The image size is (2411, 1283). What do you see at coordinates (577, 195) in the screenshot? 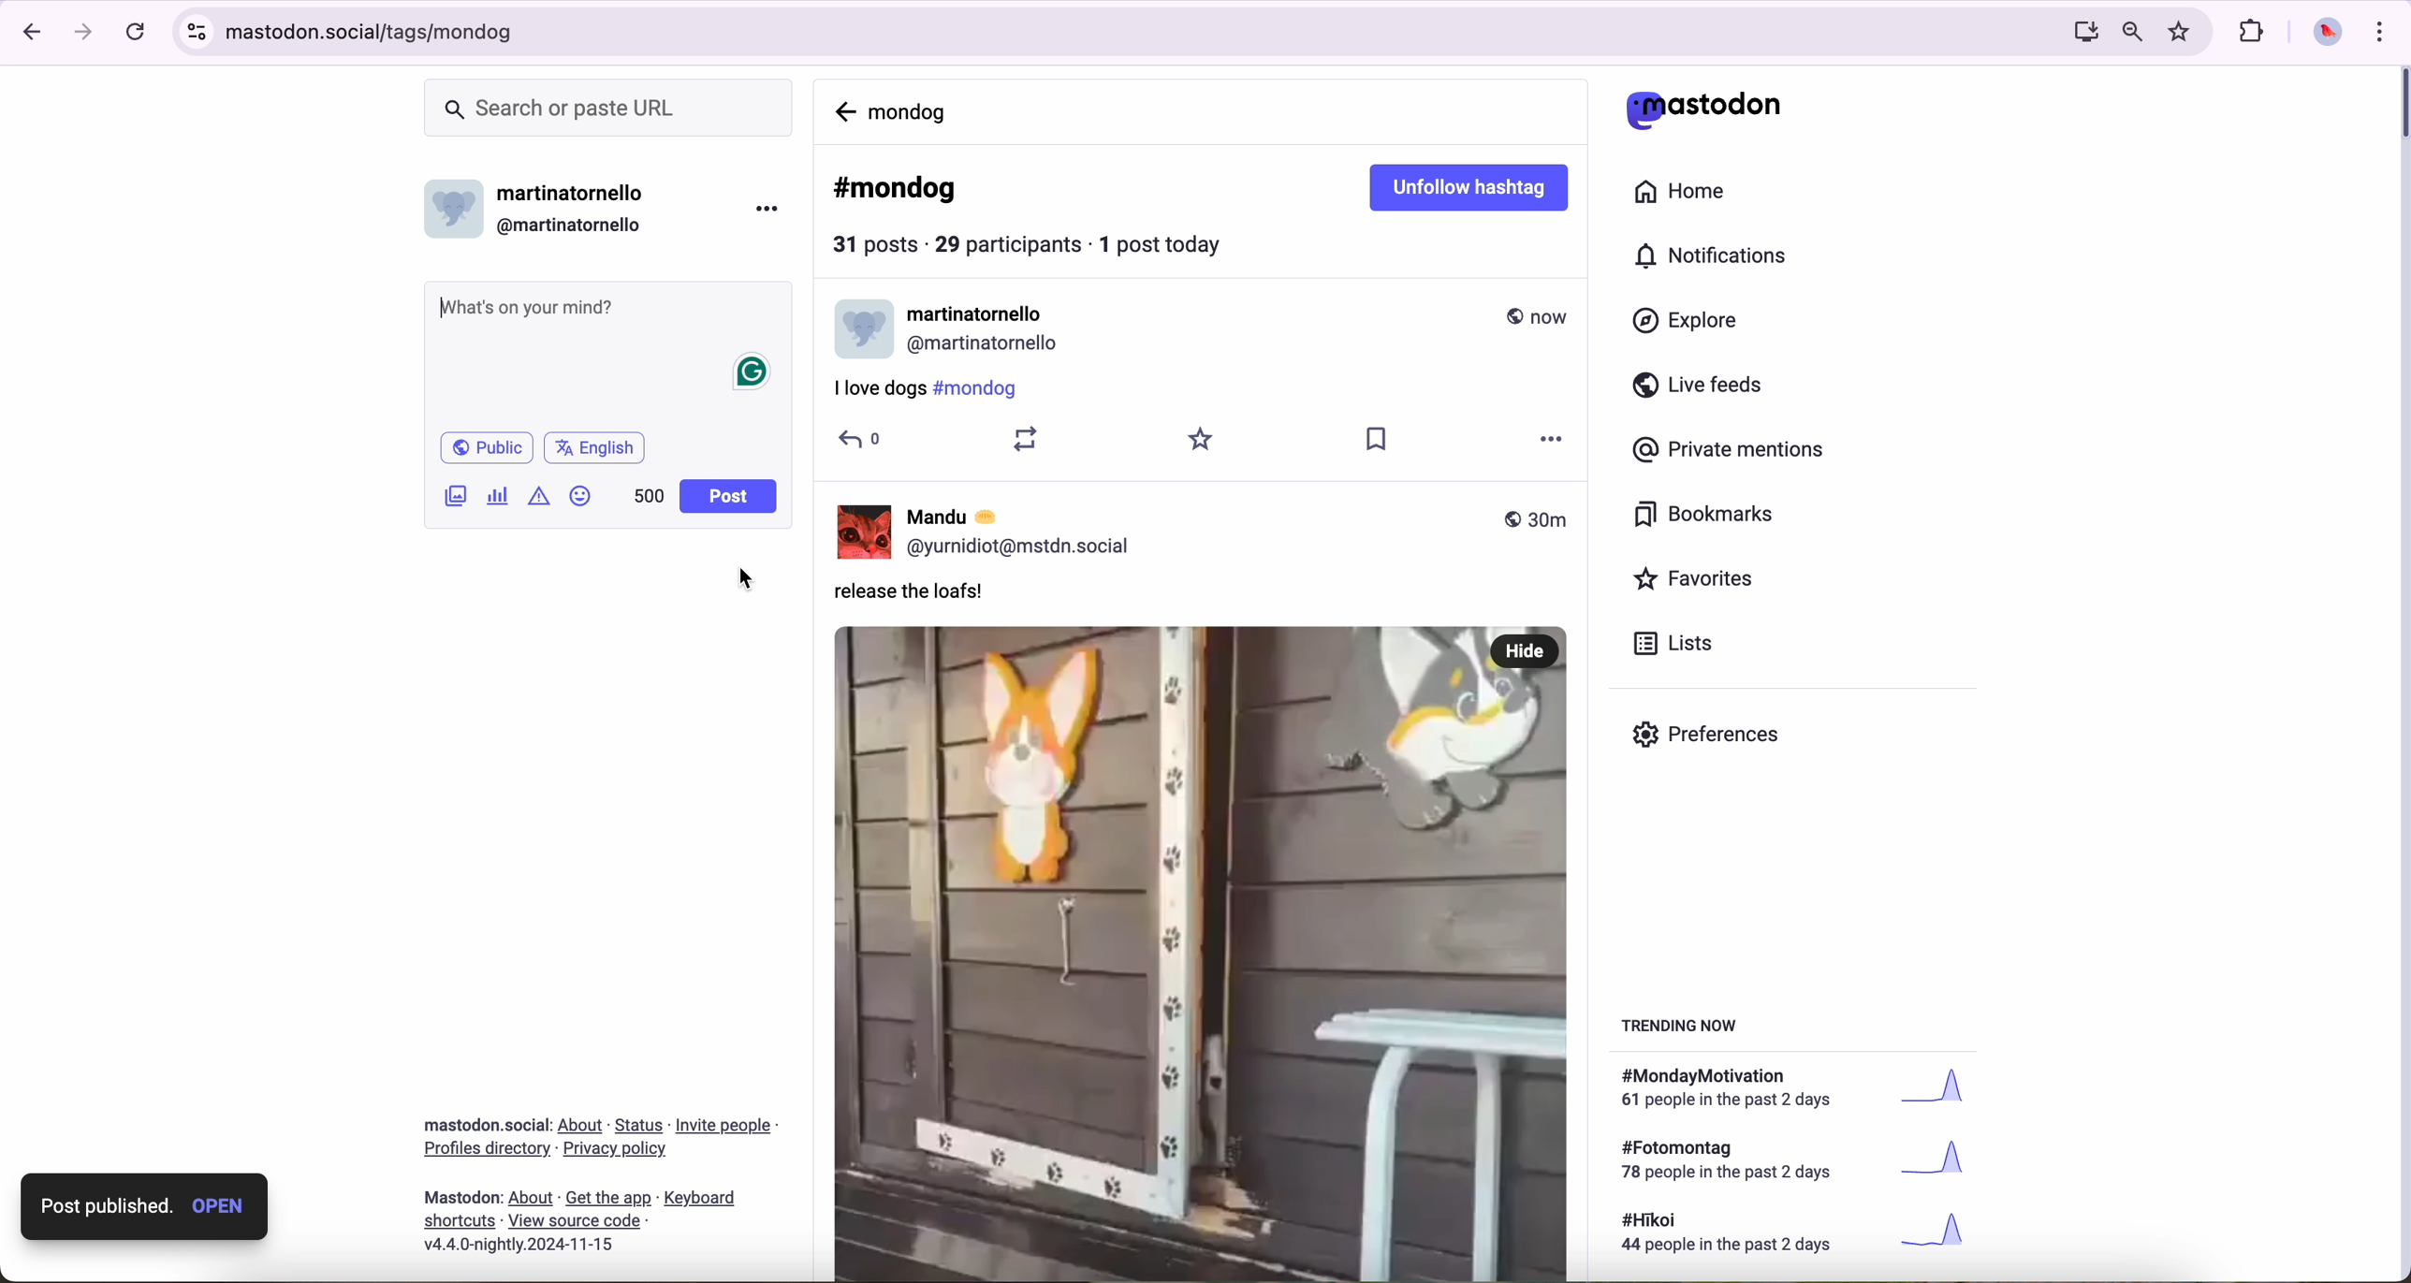
I see `user name` at bounding box center [577, 195].